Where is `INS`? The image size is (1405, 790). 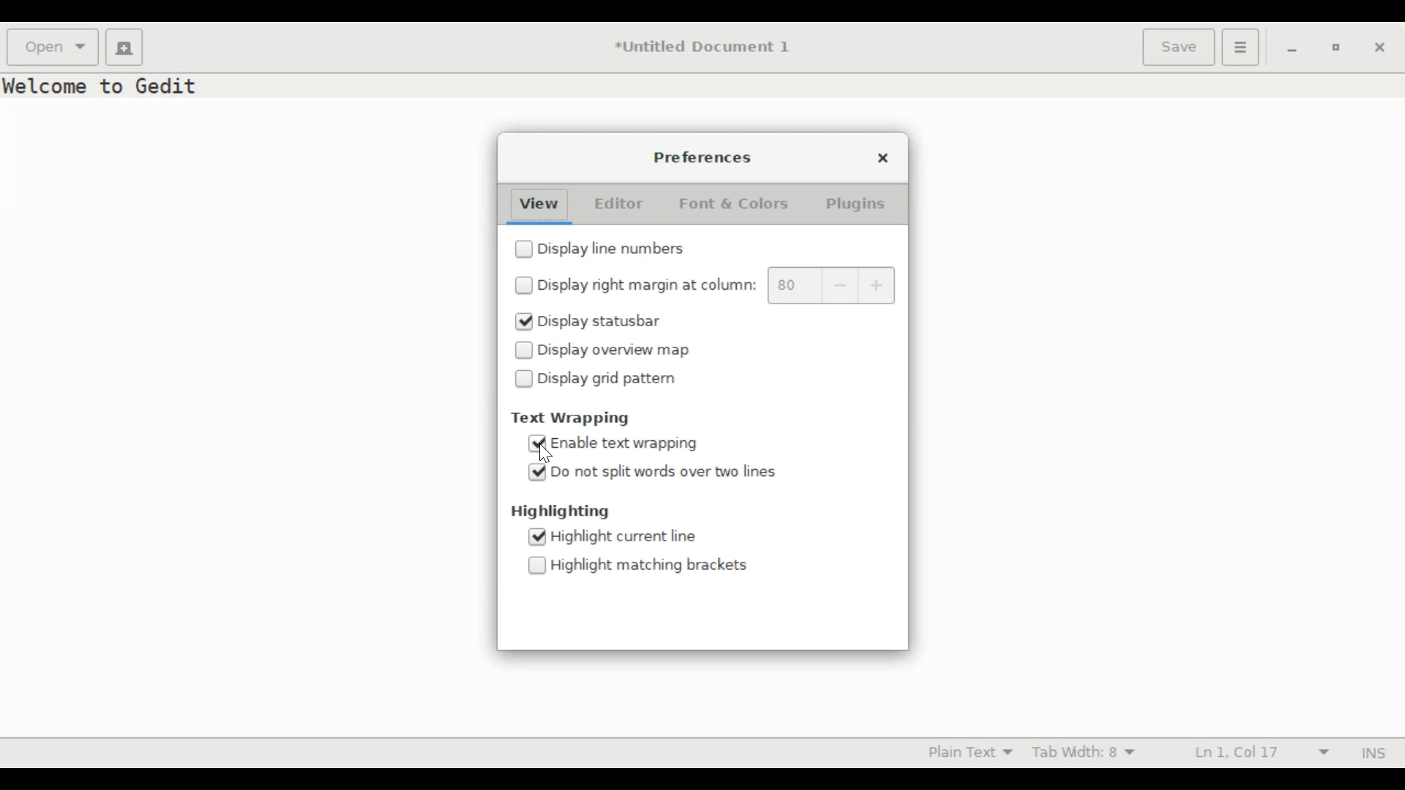 INS is located at coordinates (1371, 753).